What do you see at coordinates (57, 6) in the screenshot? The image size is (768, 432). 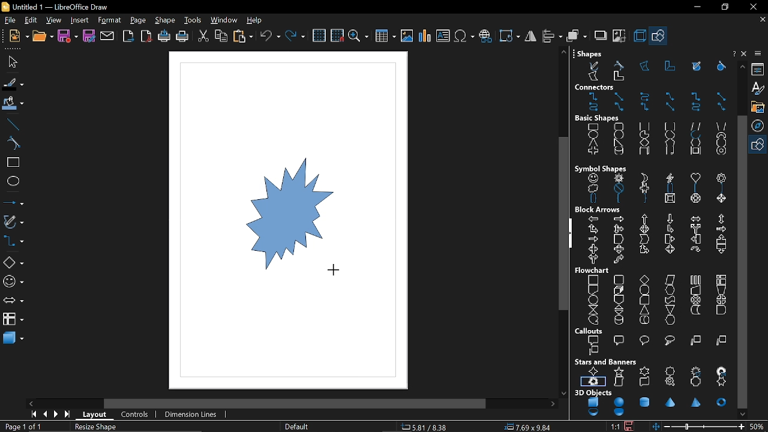 I see `Untitled 1 - LibreOffice Draw` at bounding box center [57, 6].